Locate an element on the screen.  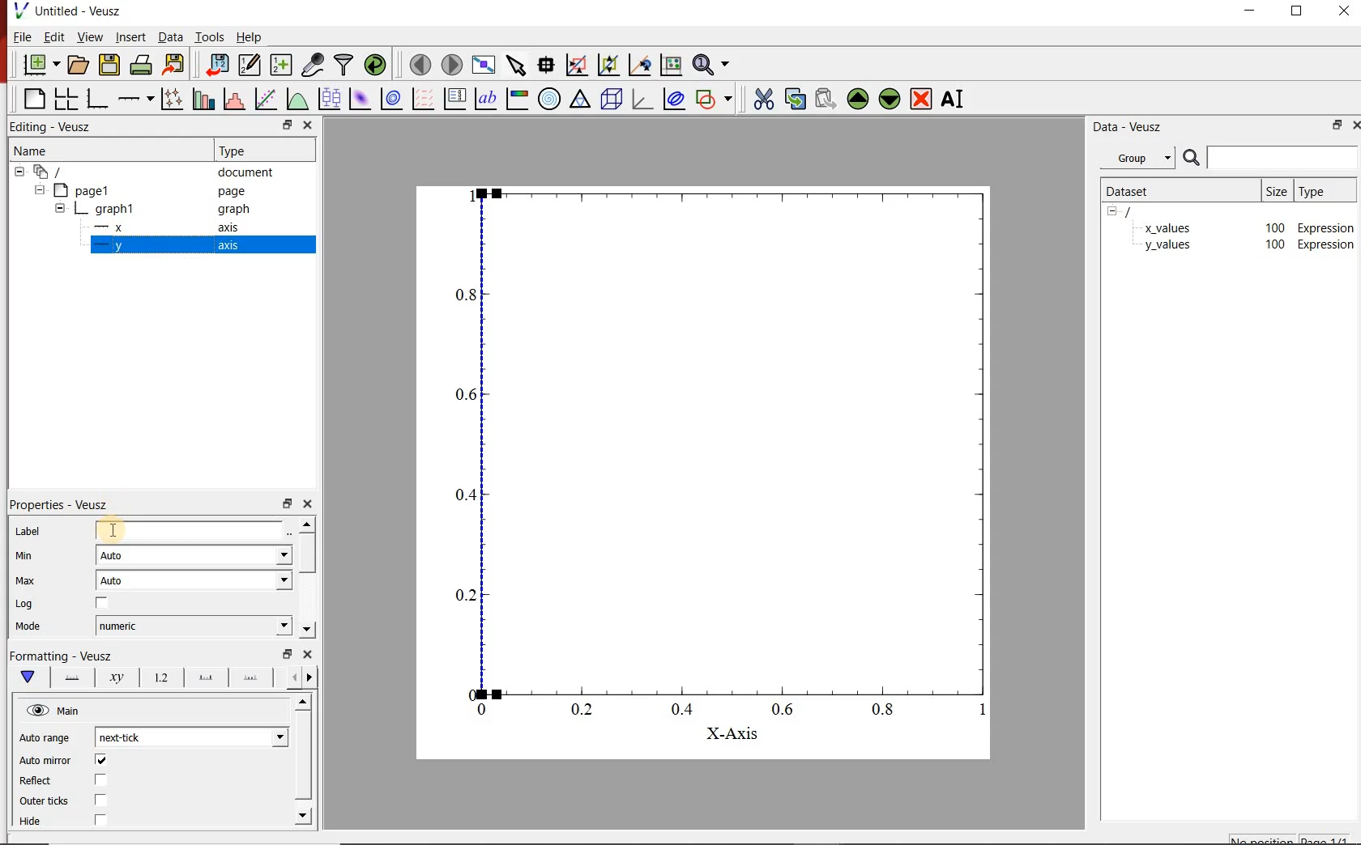
main formatting is located at coordinates (28, 677).